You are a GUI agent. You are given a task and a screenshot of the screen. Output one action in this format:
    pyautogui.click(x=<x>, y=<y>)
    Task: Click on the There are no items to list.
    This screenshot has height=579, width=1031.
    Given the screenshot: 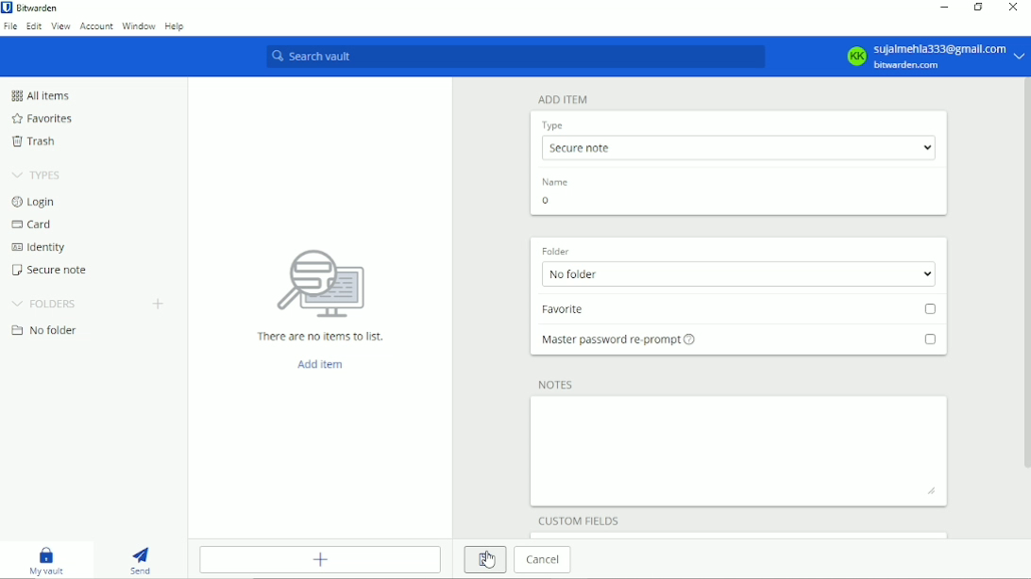 What is the action you would take?
    pyautogui.click(x=322, y=292)
    